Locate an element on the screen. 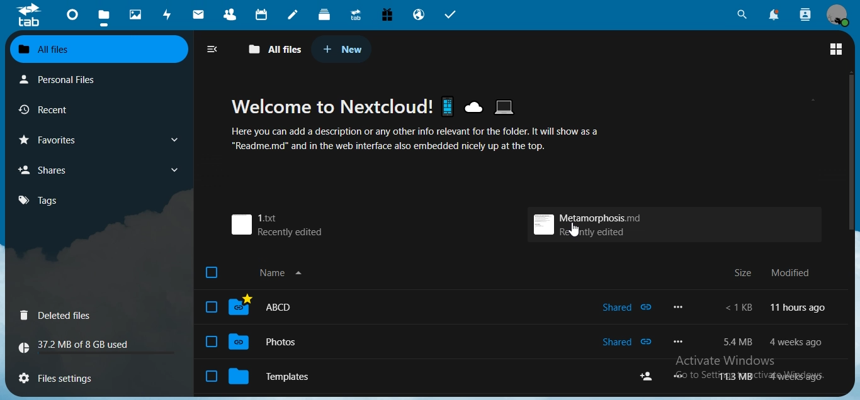 The width and height of the screenshot is (860, 400). view profile is located at coordinates (836, 16).